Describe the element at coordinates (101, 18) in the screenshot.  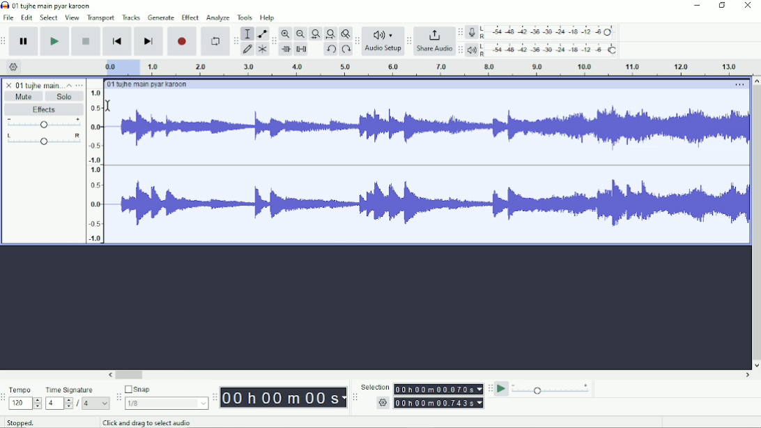
I see `Transport` at that location.